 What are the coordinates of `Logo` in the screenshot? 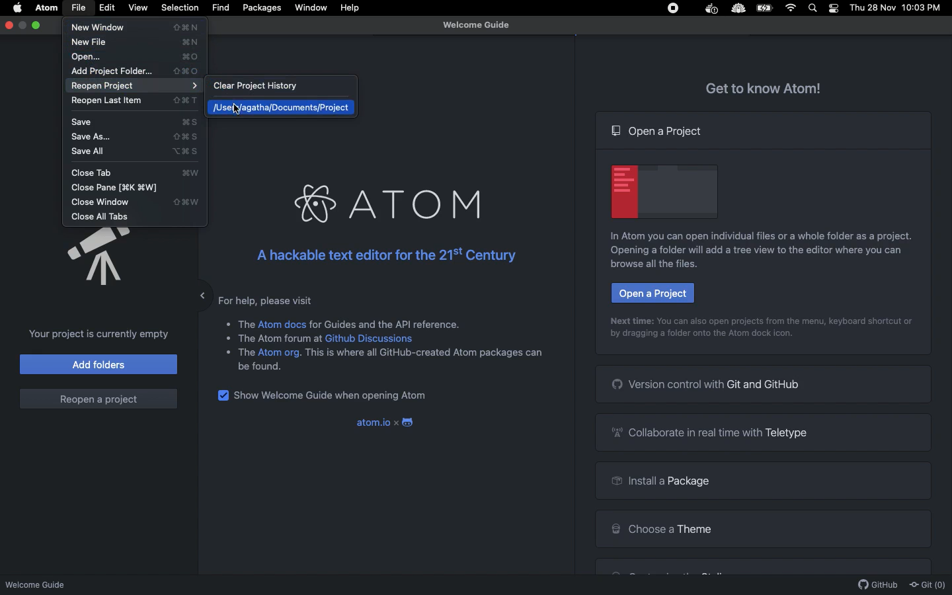 It's located at (410, 423).